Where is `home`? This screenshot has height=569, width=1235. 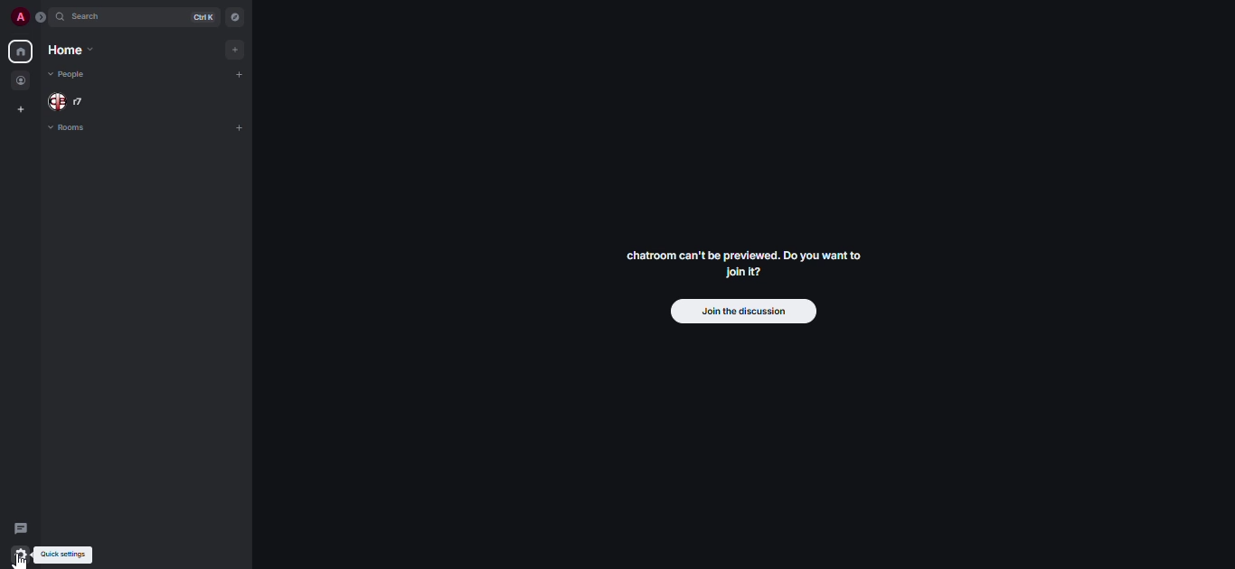
home is located at coordinates (70, 51).